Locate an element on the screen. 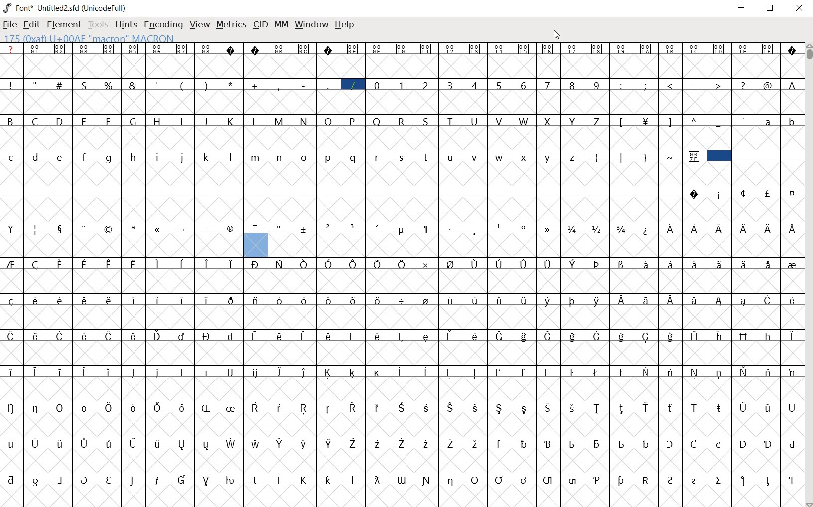 The height and width of the screenshot is (507, 813). Symbol is located at coordinates (720, 50).